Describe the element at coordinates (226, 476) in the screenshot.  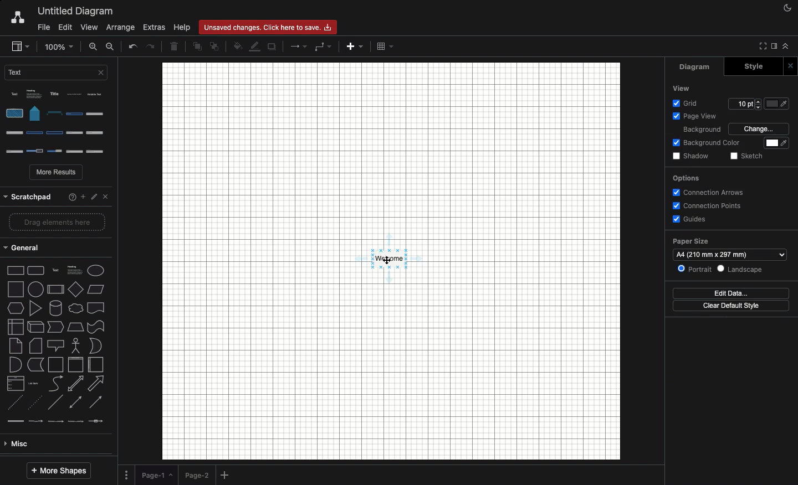
I see `Add` at that location.